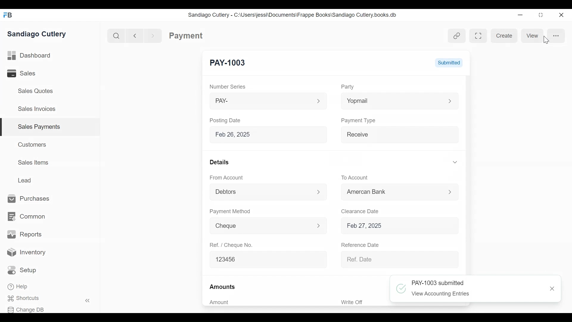 The width and height of the screenshot is (572, 322). What do you see at coordinates (504, 36) in the screenshot?
I see `Create` at bounding box center [504, 36].